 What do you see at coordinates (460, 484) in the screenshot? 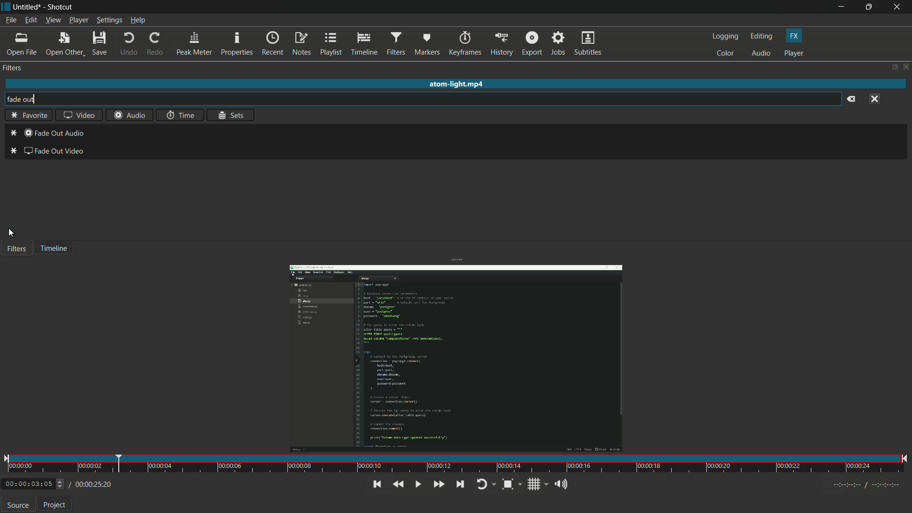
I see `skip to the next point` at bounding box center [460, 484].